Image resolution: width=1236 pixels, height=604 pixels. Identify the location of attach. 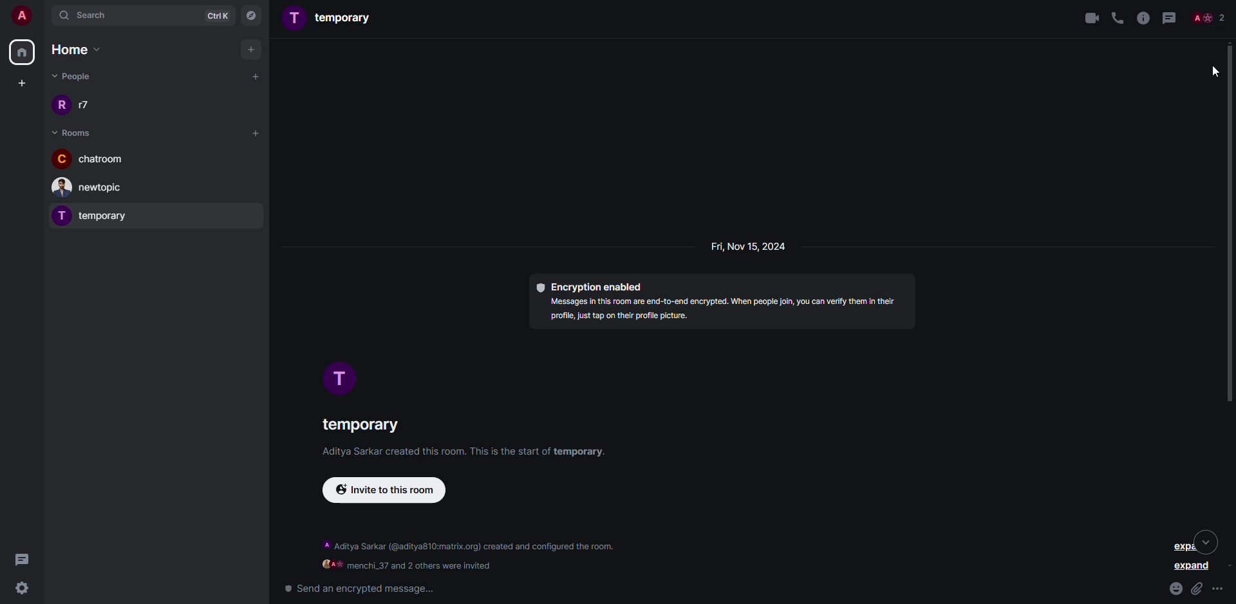
(1197, 588).